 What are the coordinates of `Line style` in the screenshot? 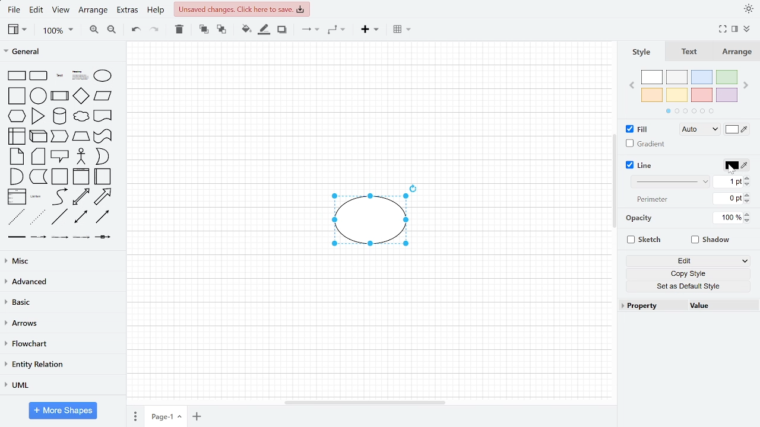 It's located at (669, 182).